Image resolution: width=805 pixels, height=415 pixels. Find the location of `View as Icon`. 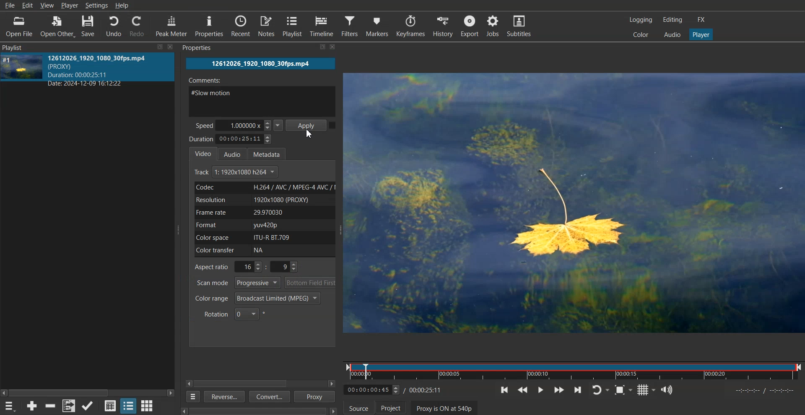

View as Icon is located at coordinates (148, 405).